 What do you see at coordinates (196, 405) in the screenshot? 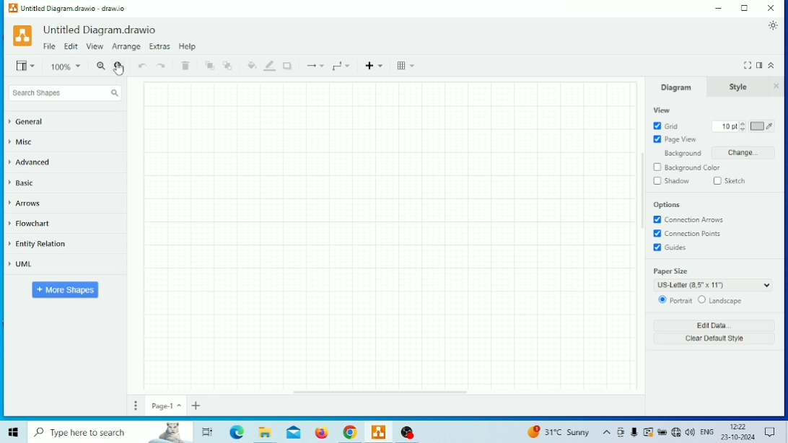
I see `Insert Page` at bounding box center [196, 405].